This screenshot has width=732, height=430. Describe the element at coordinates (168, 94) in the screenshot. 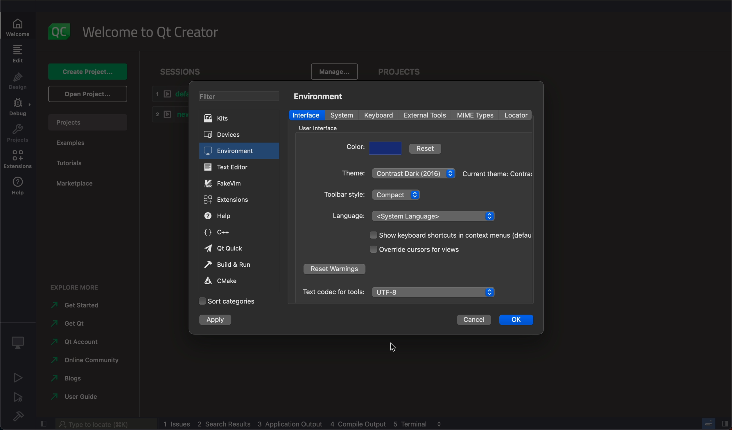

I see `1` at that location.